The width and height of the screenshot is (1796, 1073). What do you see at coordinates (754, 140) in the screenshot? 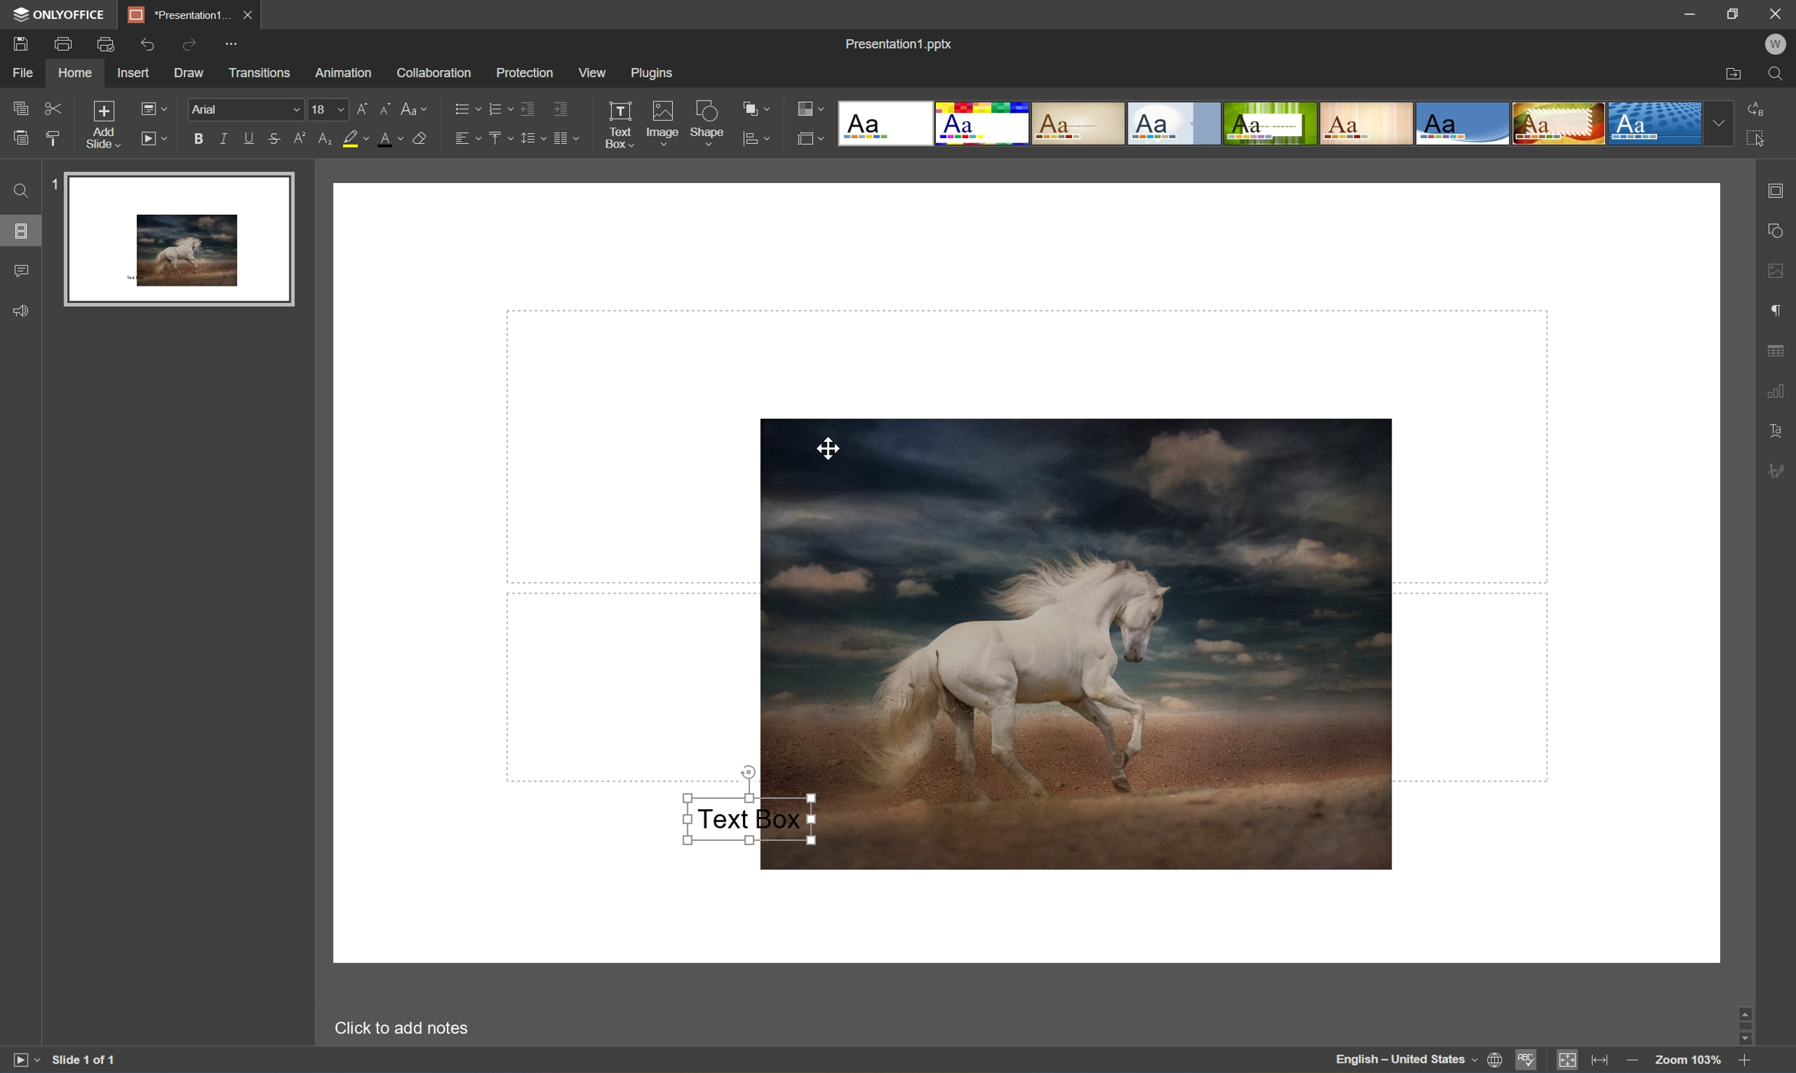
I see `Align shapes` at bounding box center [754, 140].